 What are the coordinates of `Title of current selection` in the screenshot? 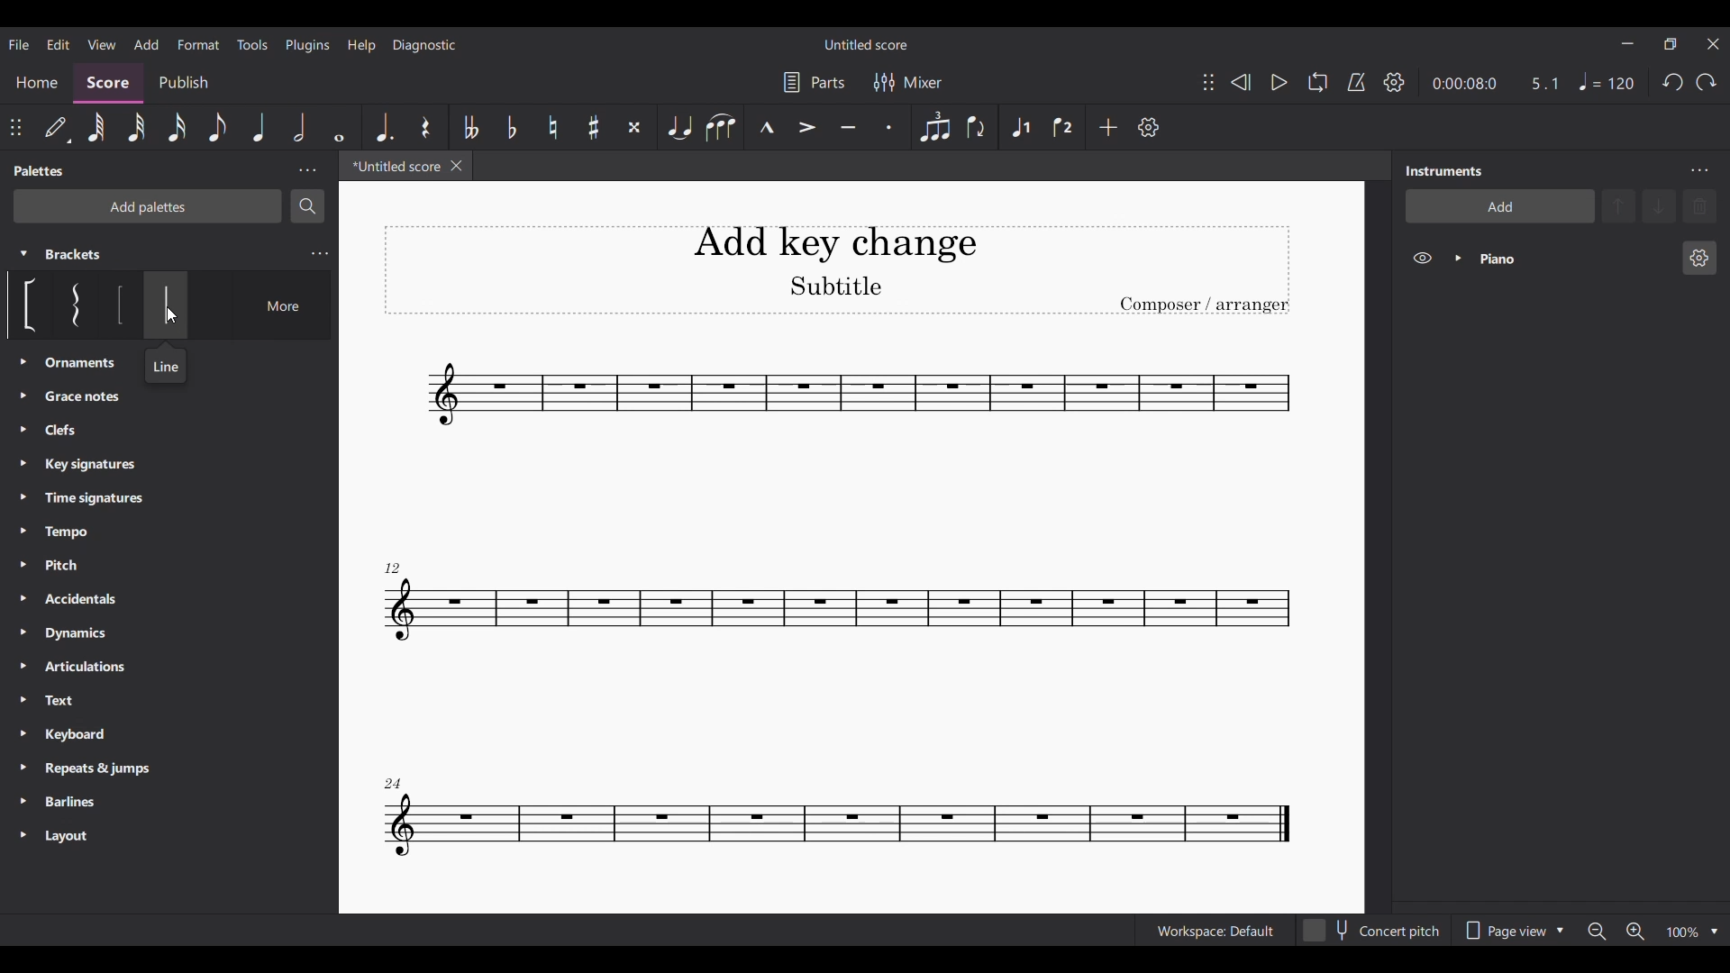 It's located at (74, 254).